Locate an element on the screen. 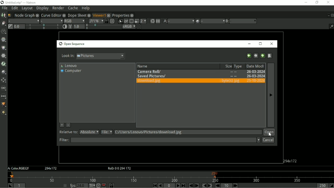 Image resolution: width=334 pixels, height=188 pixels. close is located at coordinates (132, 15).